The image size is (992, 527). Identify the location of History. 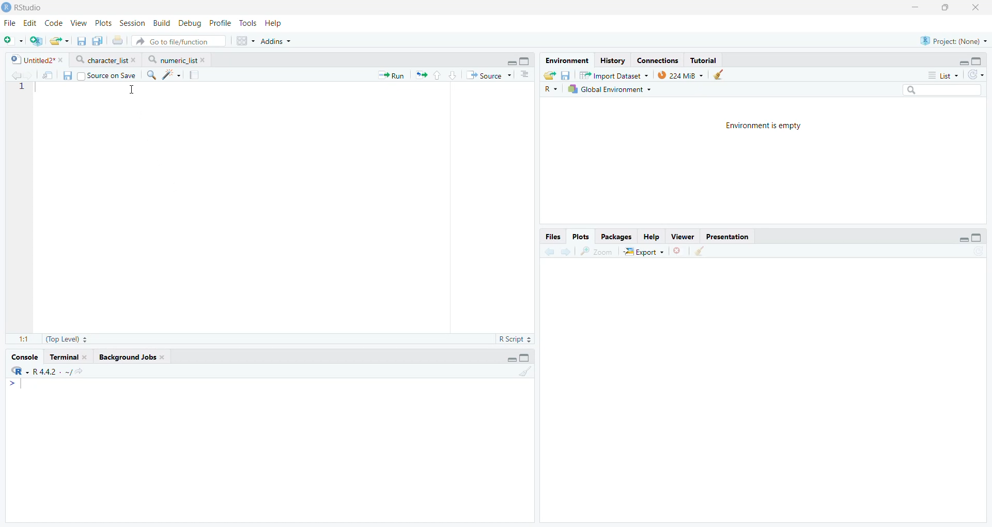
(613, 59).